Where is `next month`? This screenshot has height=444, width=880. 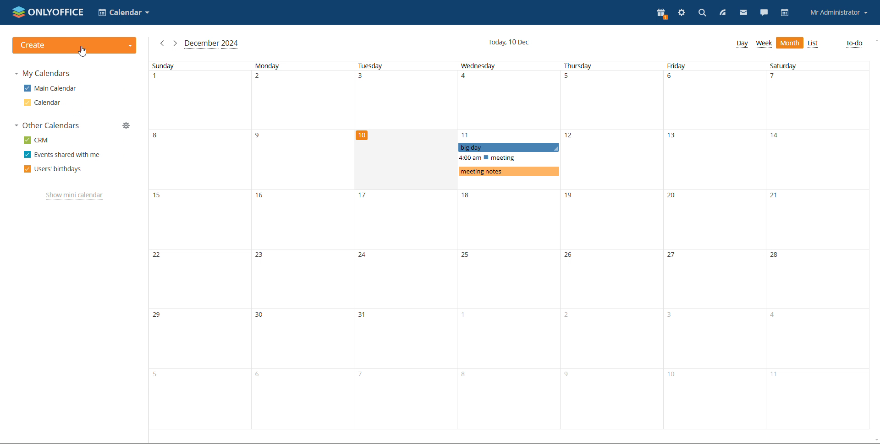 next month is located at coordinates (175, 44).